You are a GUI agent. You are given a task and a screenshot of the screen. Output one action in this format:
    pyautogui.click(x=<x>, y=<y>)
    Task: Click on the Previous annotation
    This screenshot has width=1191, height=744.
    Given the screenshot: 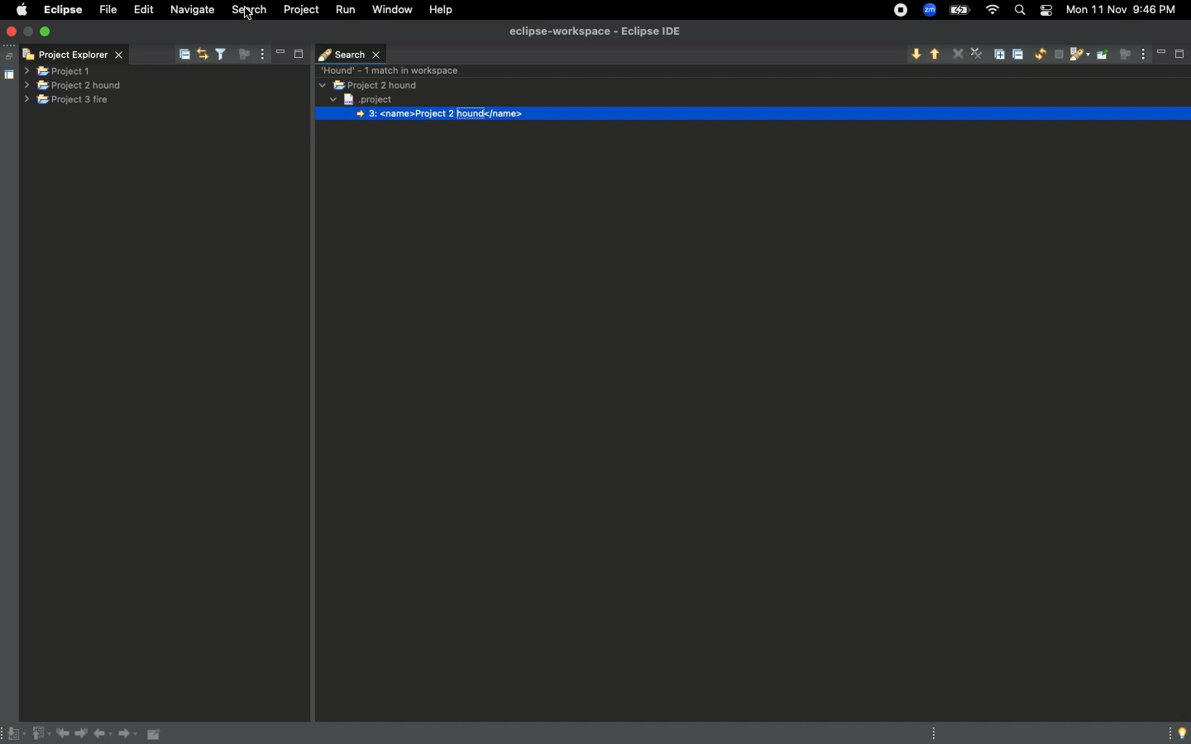 What is the action you would take?
    pyautogui.click(x=40, y=734)
    